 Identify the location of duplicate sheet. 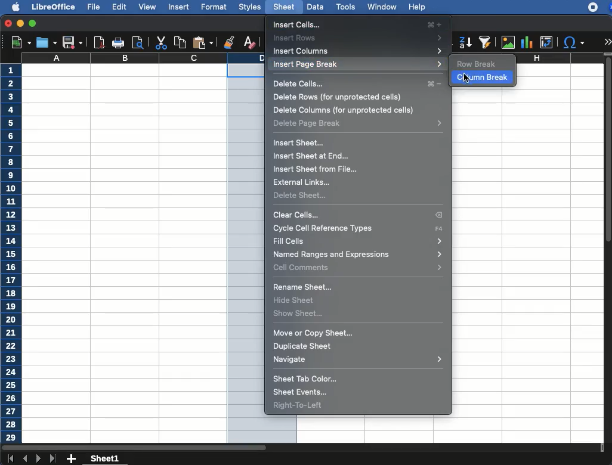
(303, 348).